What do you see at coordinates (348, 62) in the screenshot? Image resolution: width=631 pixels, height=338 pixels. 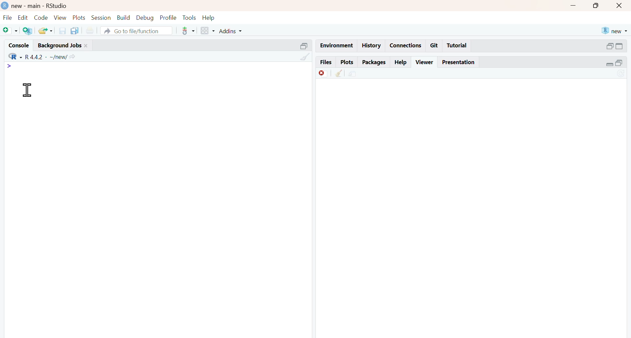 I see `plots` at bounding box center [348, 62].